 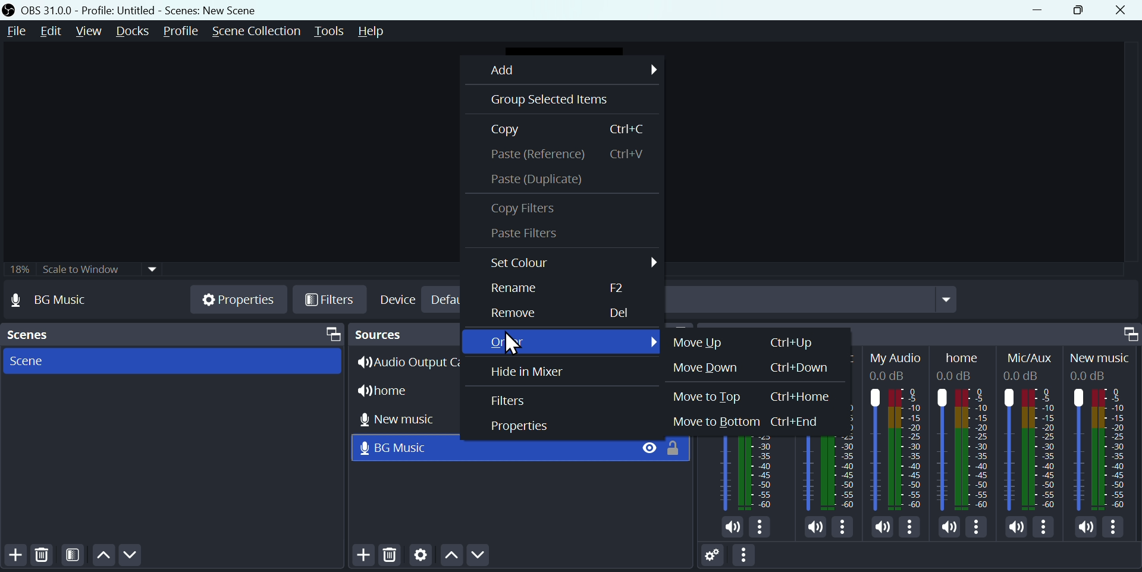 I want to click on Mute/Unmutre, so click(x=814, y=524).